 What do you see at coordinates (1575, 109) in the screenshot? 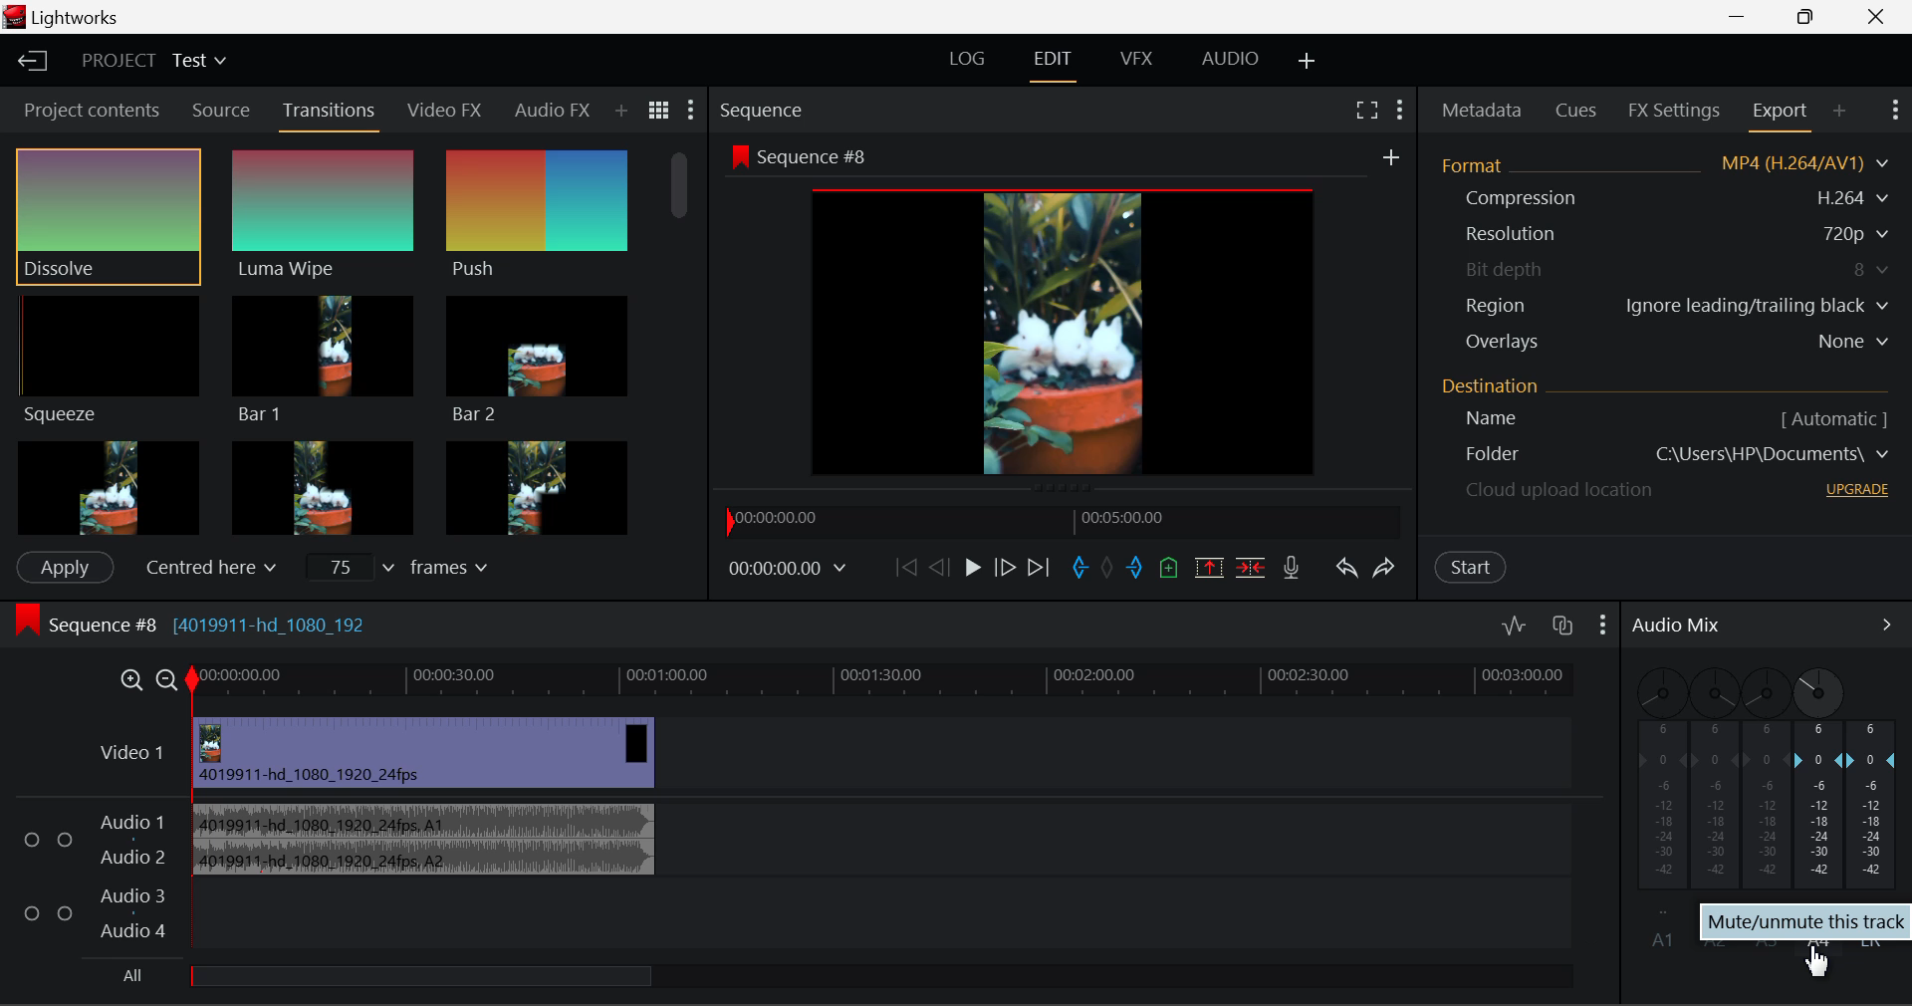
I see `Cues` at bounding box center [1575, 109].